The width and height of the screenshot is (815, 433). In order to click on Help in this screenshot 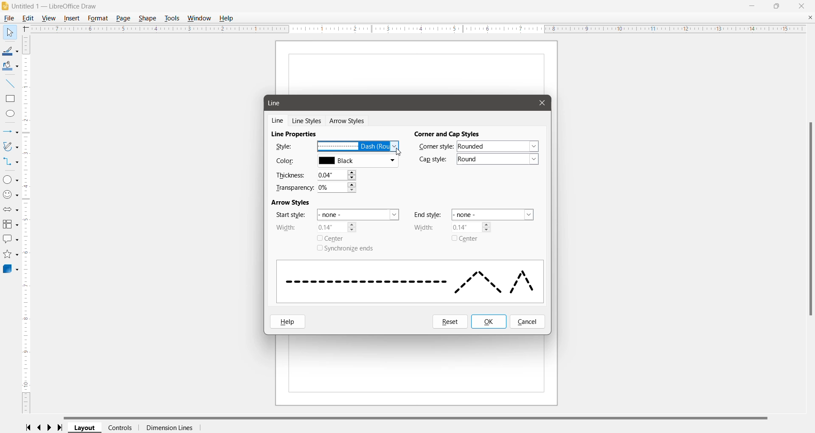, I will do `click(227, 18)`.